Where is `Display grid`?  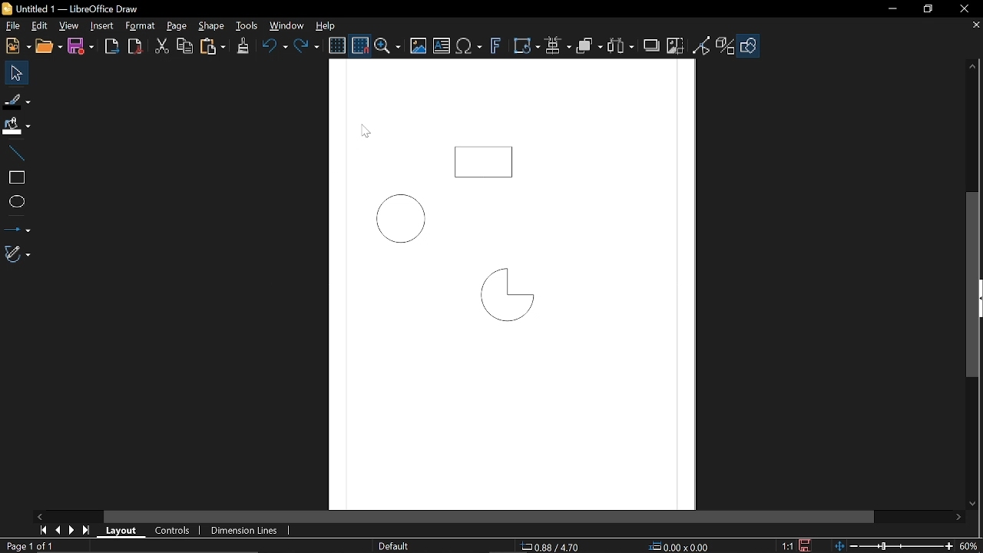
Display grid is located at coordinates (336, 45).